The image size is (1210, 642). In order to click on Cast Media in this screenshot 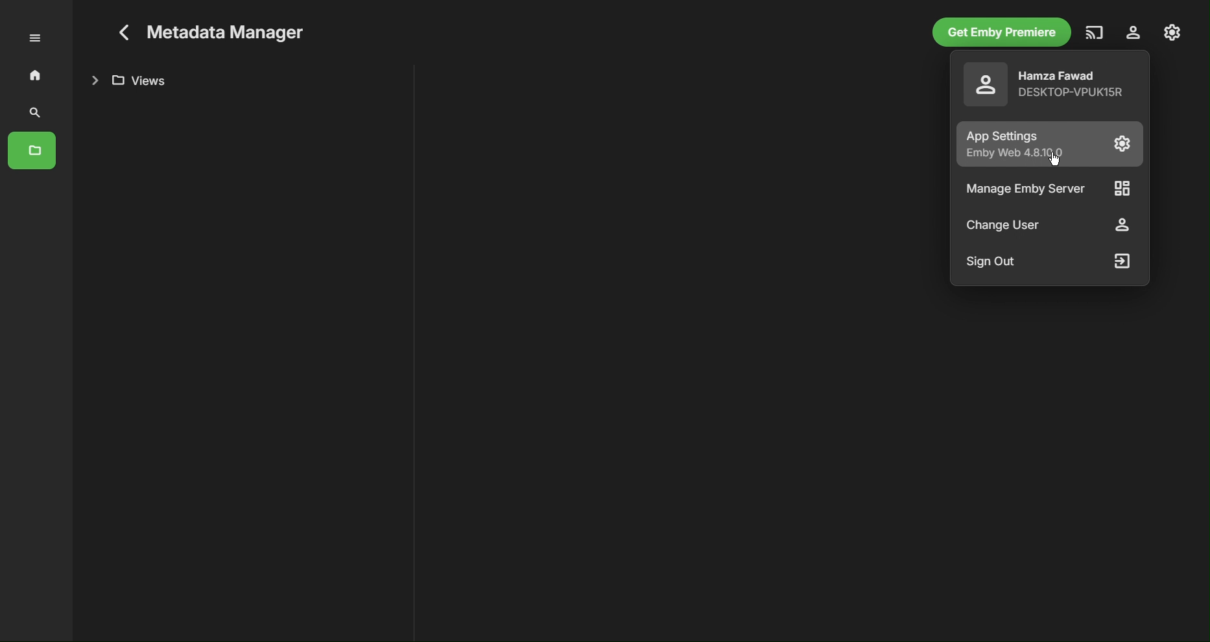, I will do `click(1094, 32)`.